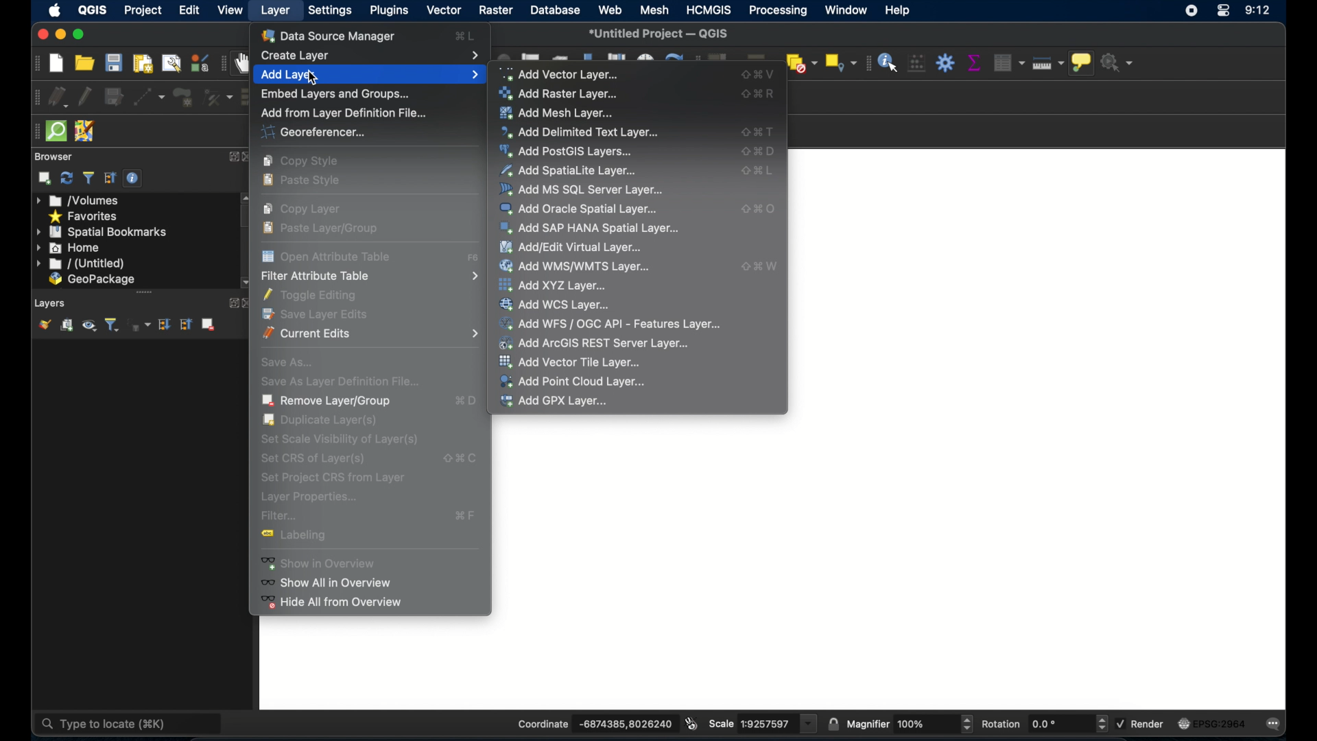 Image resolution: width=1317 pixels, height=741 pixels. I want to click on identify feature, so click(888, 62).